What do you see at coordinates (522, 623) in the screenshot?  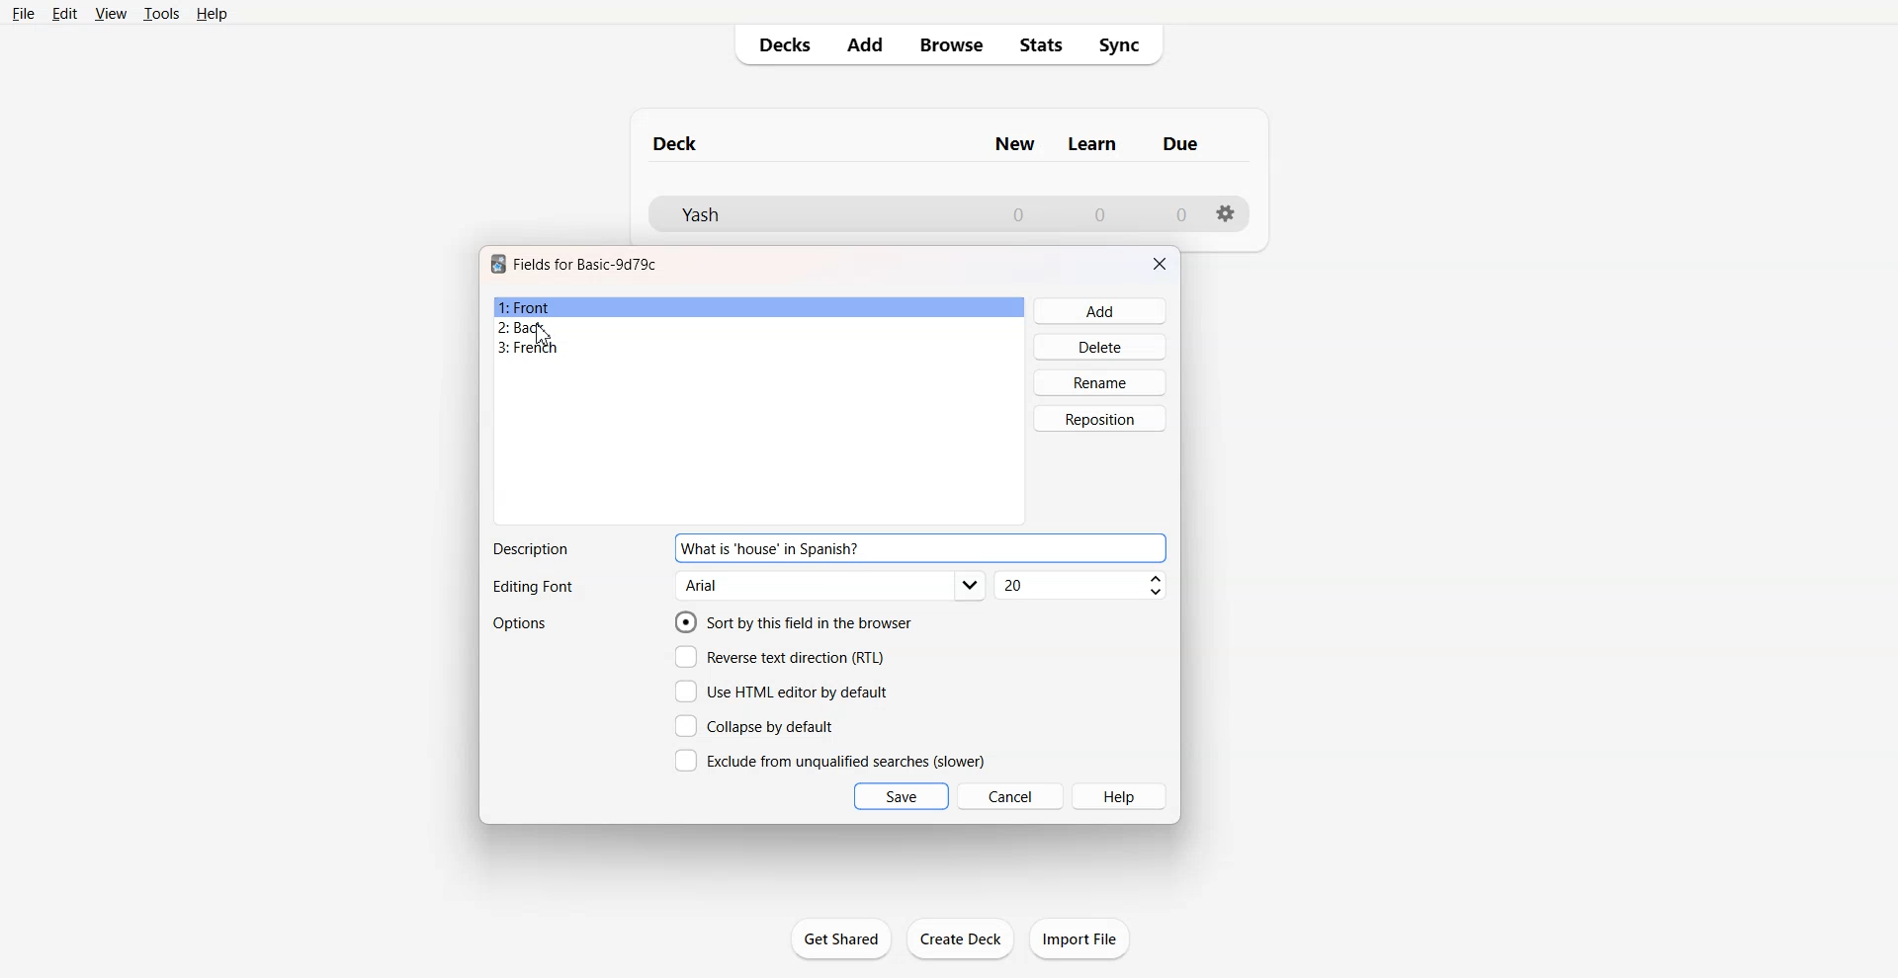 I see `Options` at bounding box center [522, 623].